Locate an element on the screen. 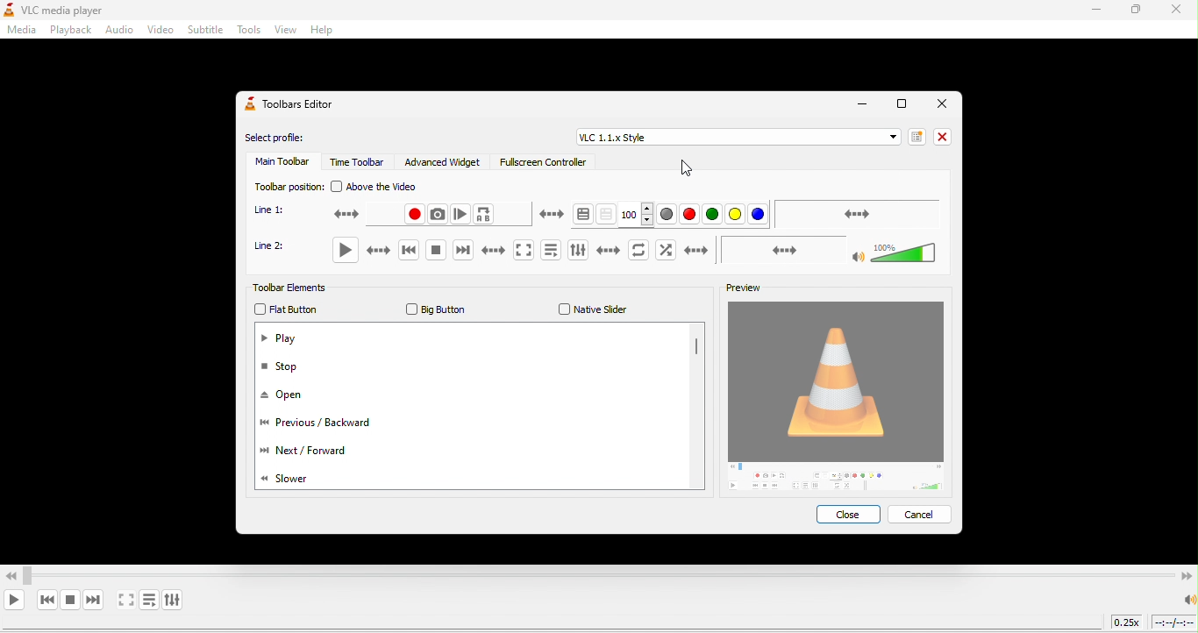  stop is located at coordinates (289, 367).